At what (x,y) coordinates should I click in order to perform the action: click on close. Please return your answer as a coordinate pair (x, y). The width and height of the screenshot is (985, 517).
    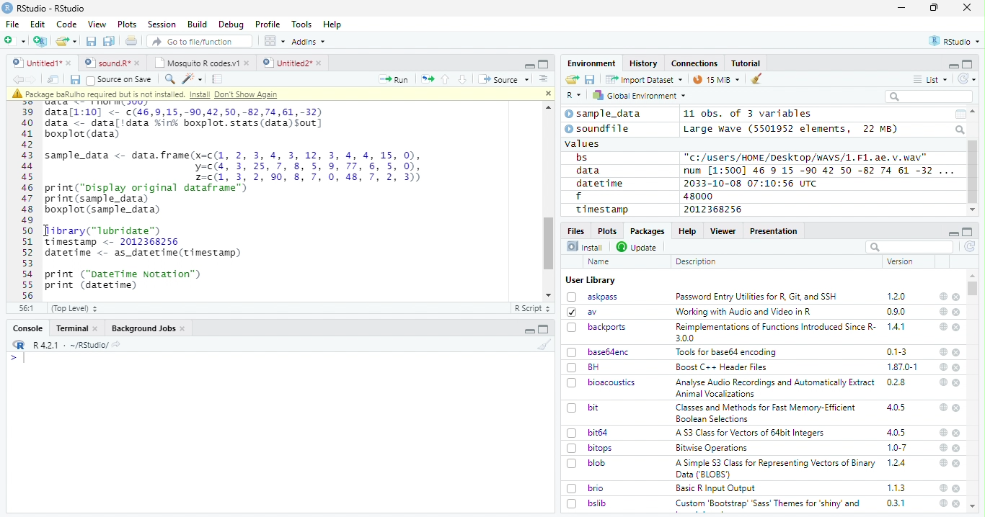
    Looking at the image, I should click on (956, 297).